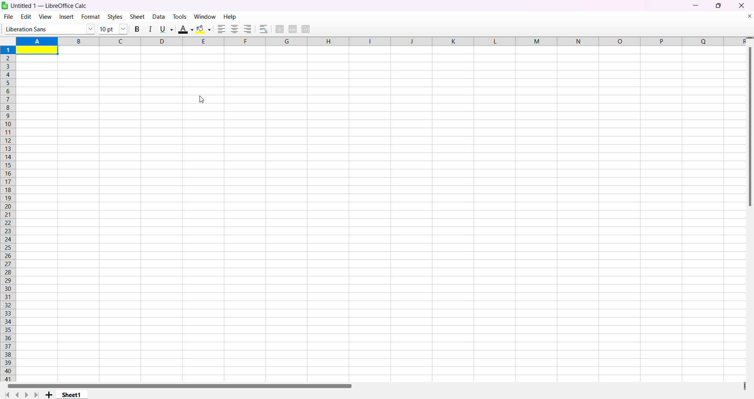 The image size is (754, 399). Describe the element at coordinates (113, 29) in the screenshot. I see `font size` at that location.